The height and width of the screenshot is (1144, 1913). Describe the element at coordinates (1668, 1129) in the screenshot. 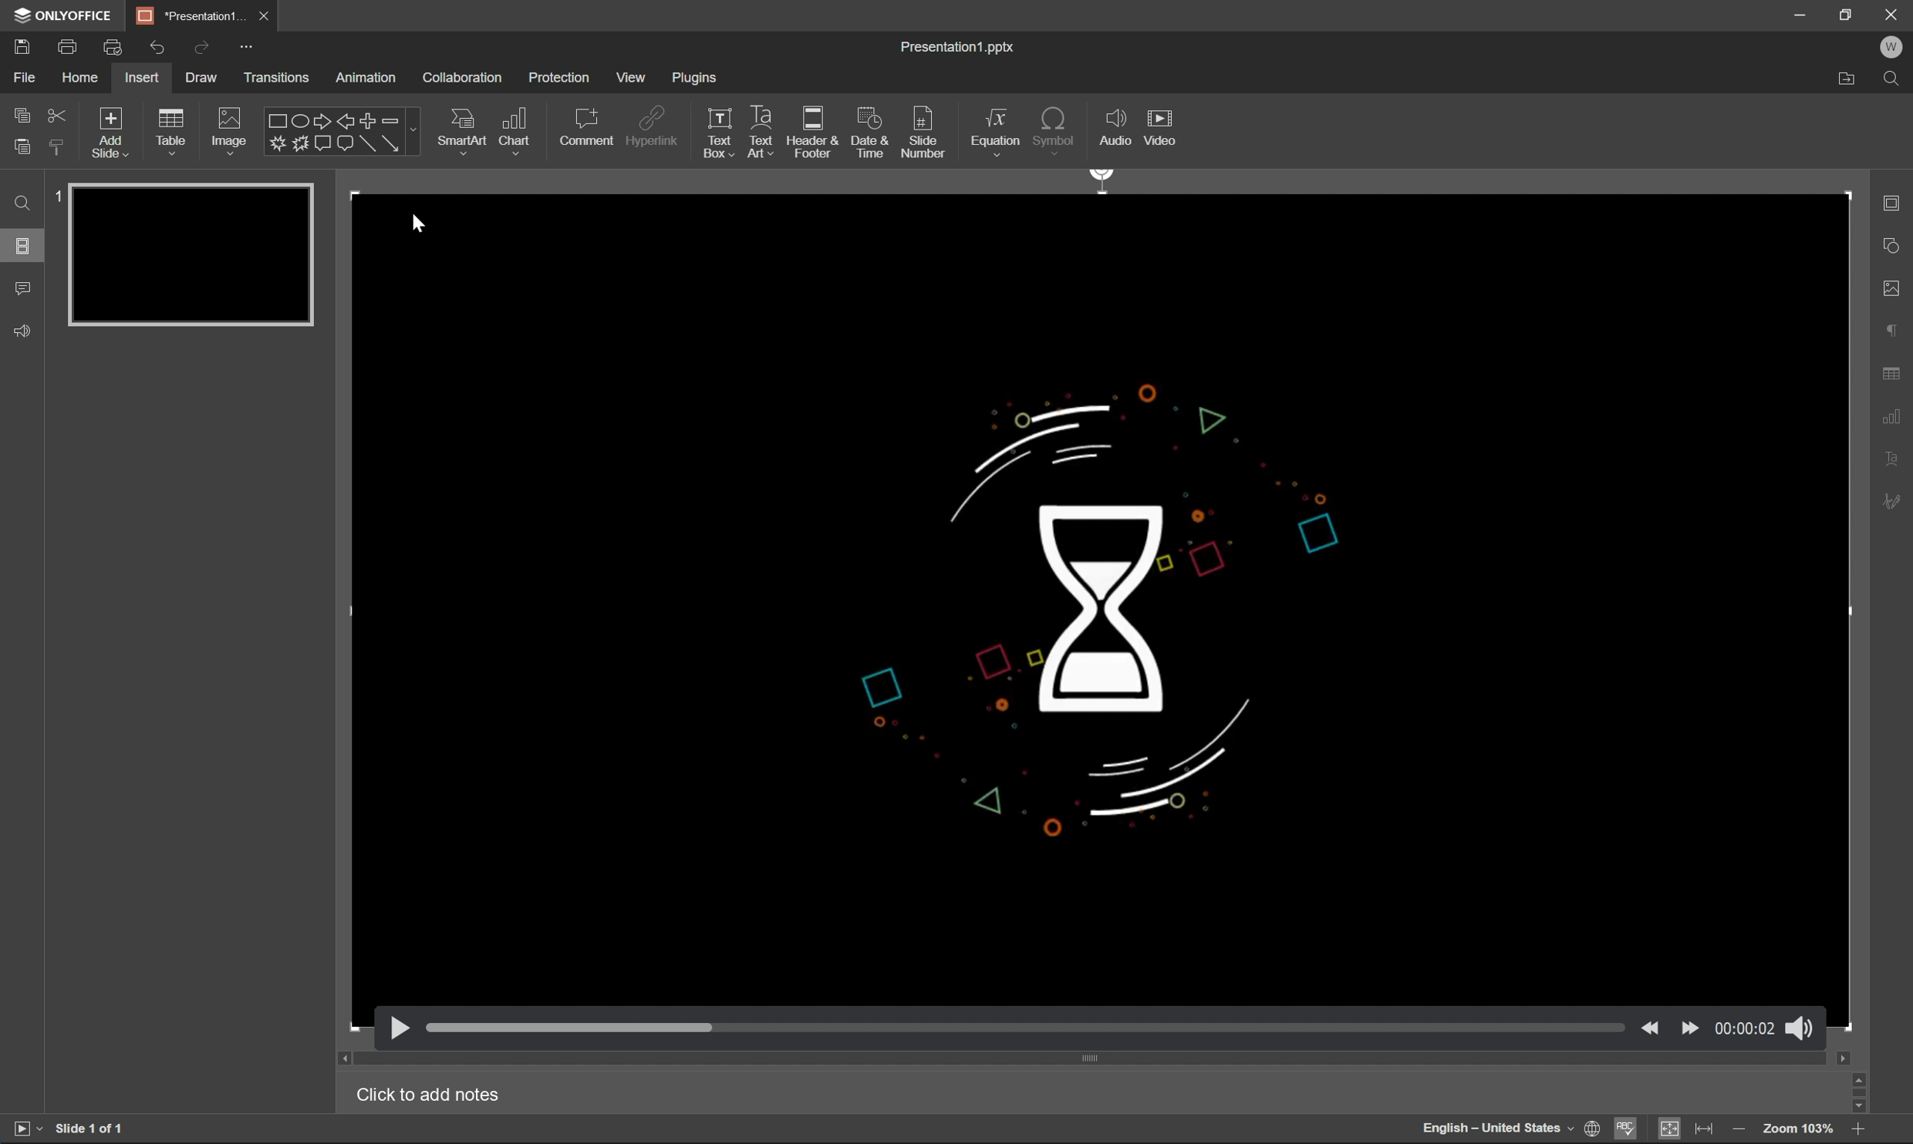

I see `fit to slide` at that location.